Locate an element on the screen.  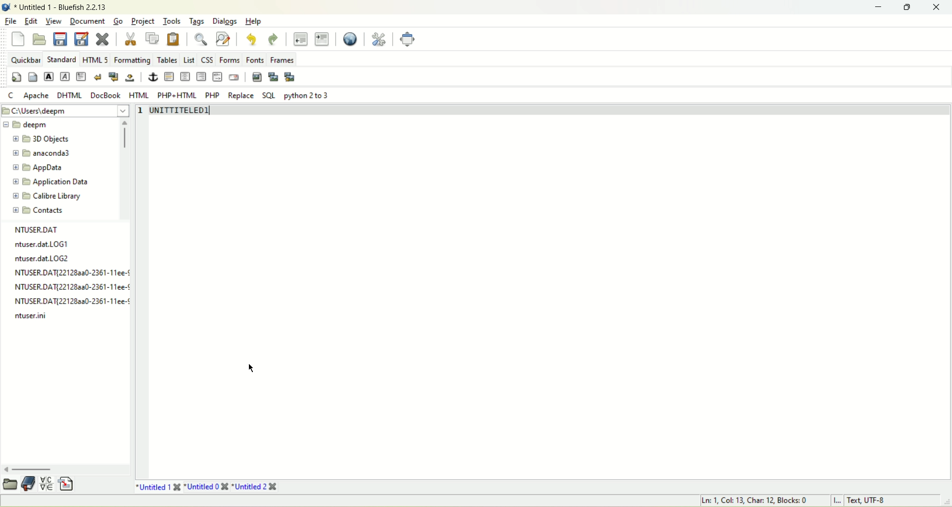
redo is located at coordinates (274, 39).